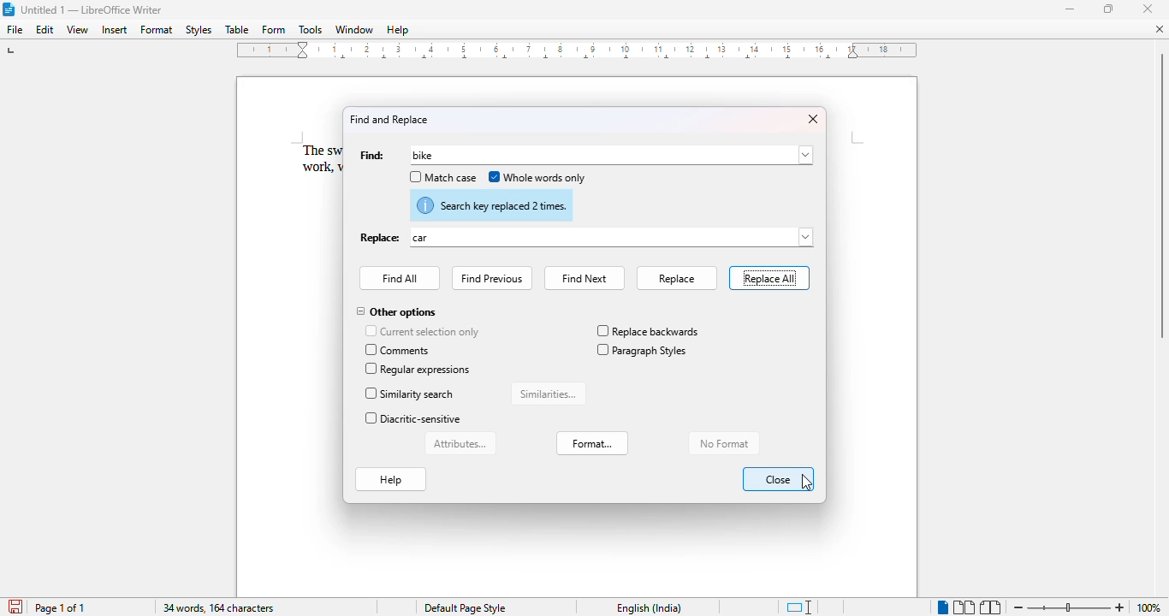 This screenshot has height=616, width=1169. What do you see at coordinates (400, 350) in the screenshot?
I see `comments` at bounding box center [400, 350].